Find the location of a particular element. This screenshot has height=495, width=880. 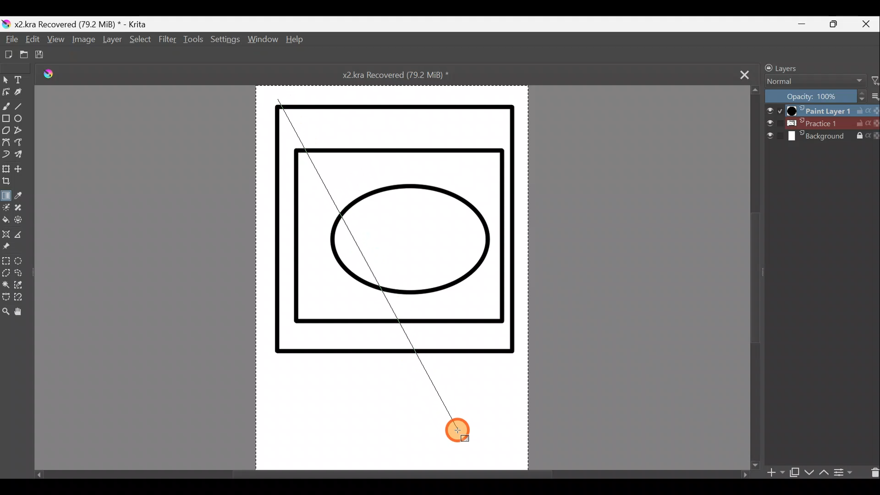

Crop the image to an area is located at coordinates (9, 182).